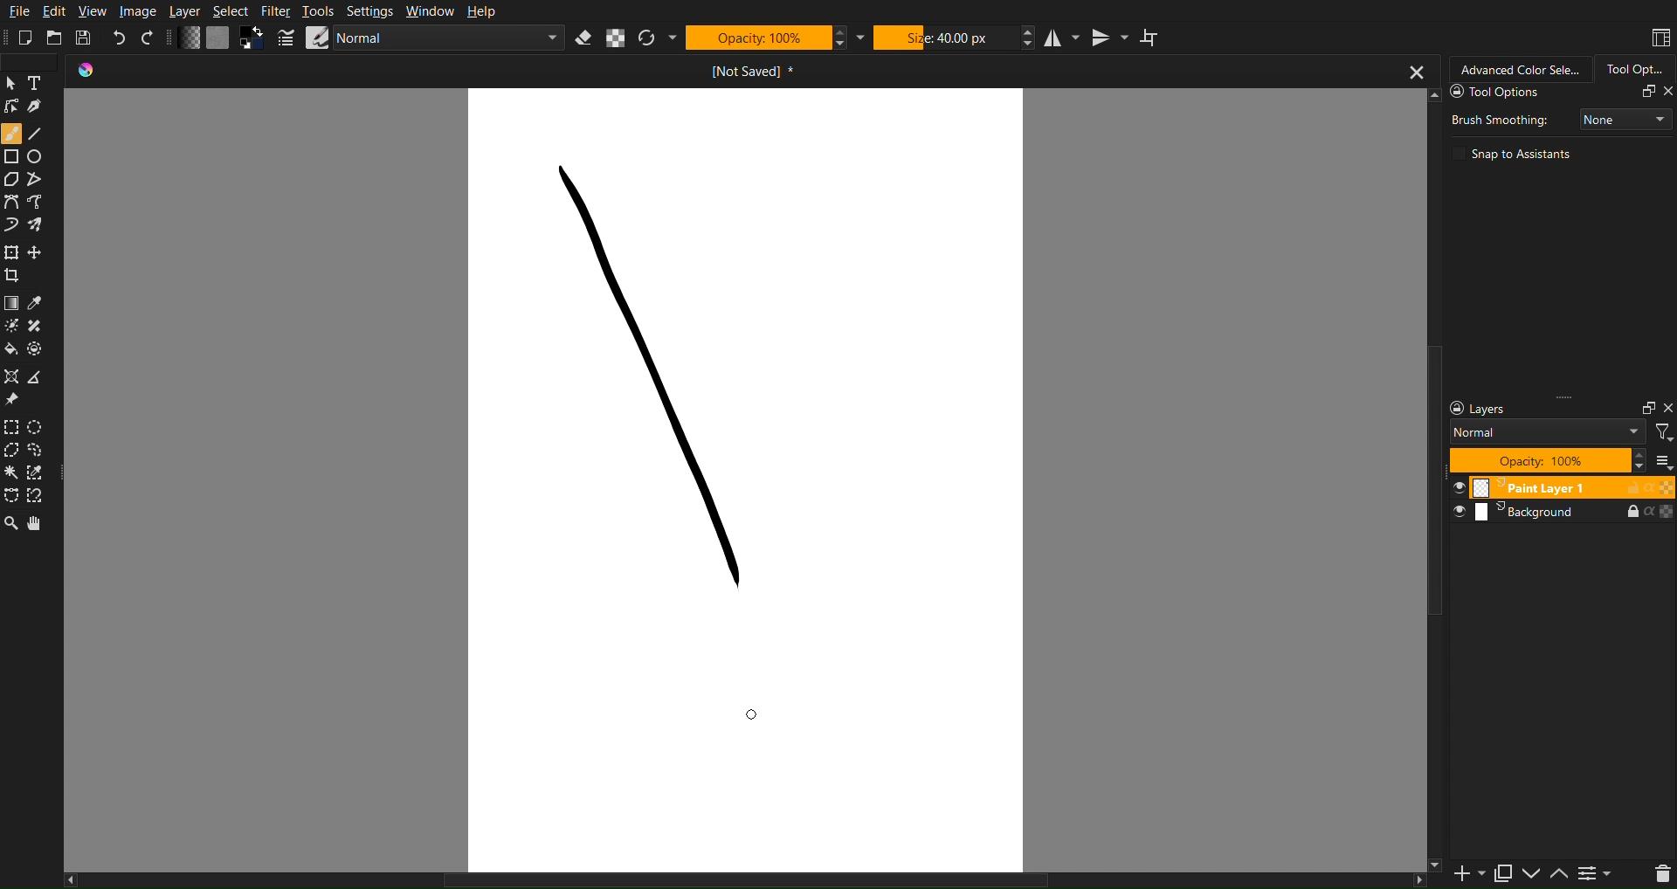 The width and height of the screenshot is (1677, 889). I want to click on Brush Settings, so click(436, 38).